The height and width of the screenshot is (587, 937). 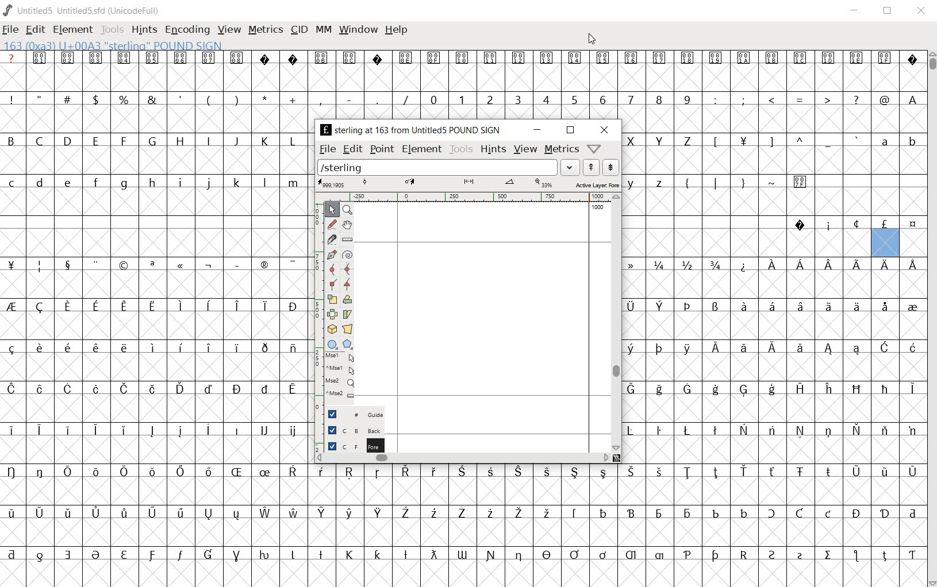 I want to click on Symbol, so click(x=95, y=513).